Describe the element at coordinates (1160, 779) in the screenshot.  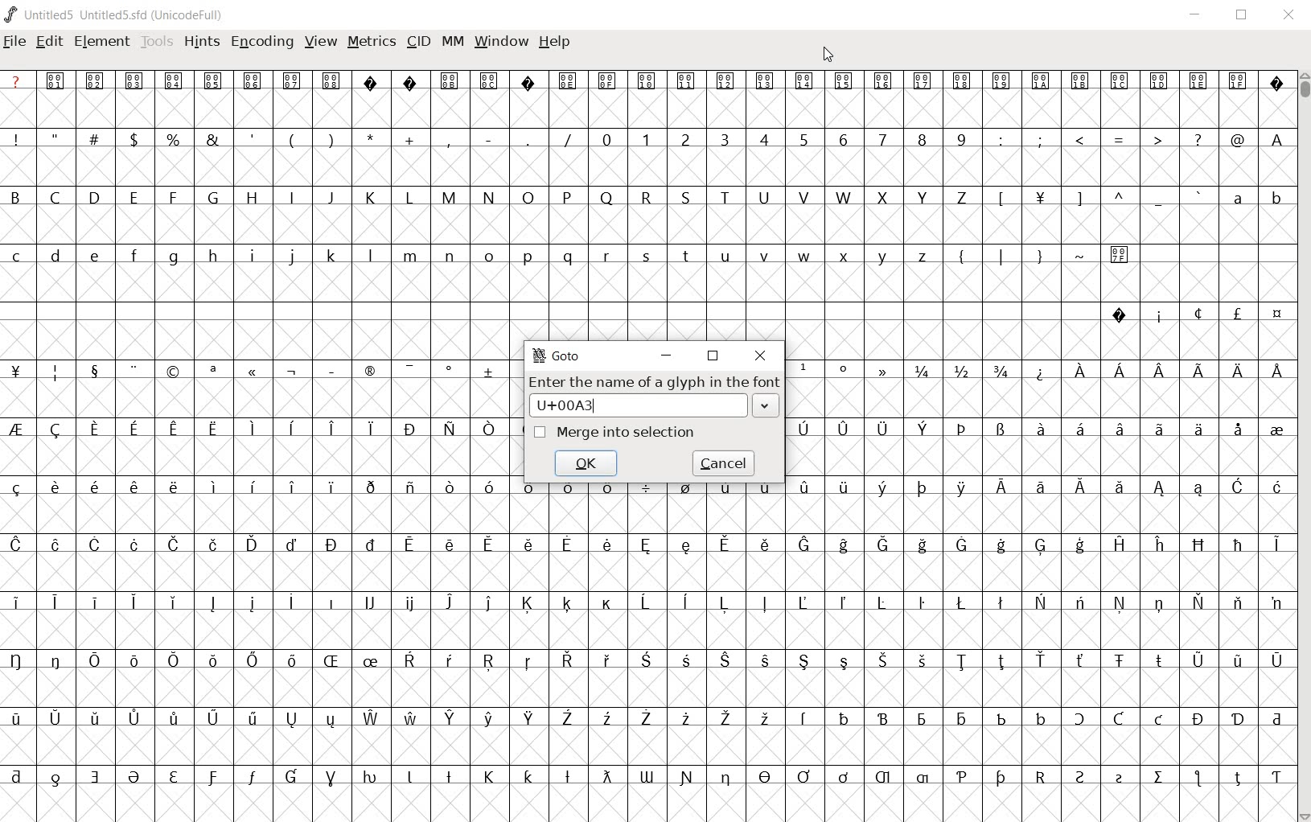
I see `Symbol` at that location.